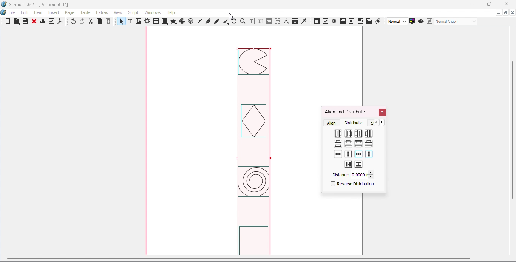 The width and height of the screenshot is (516, 262). Describe the element at coordinates (376, 123) in the screenshot. I see `Go back` at that location.